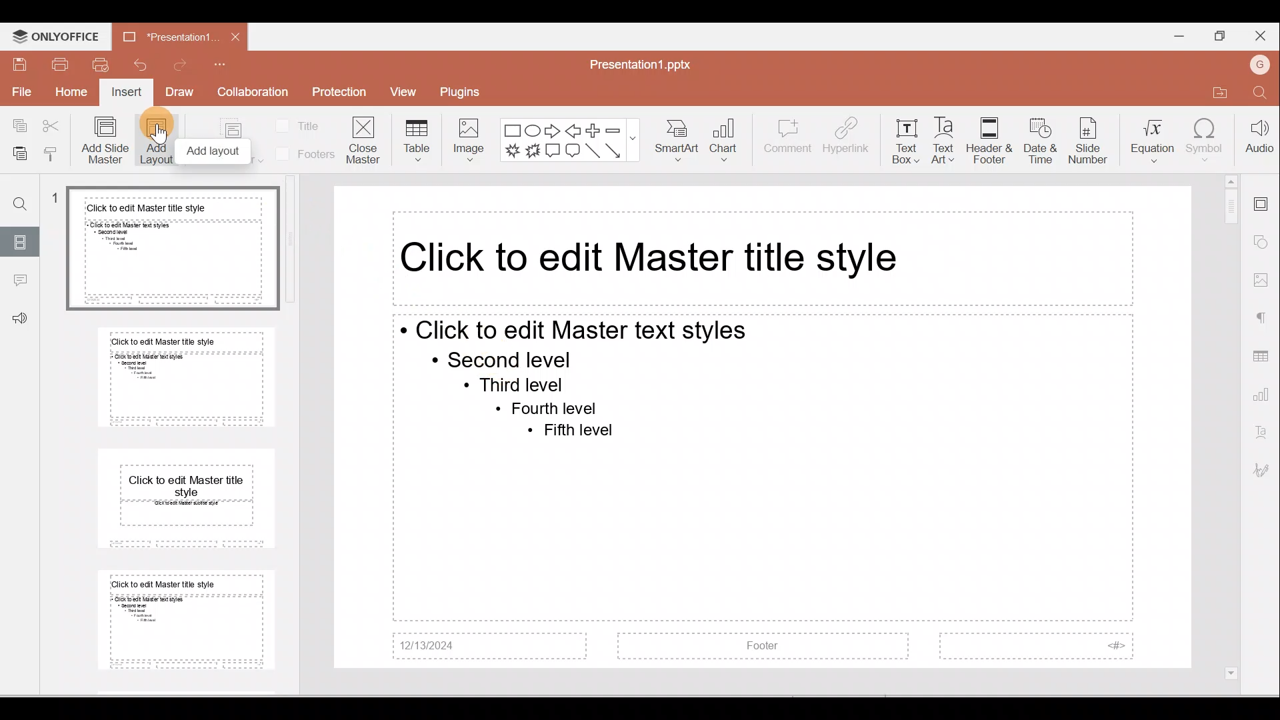  What do you see at coordinates (1263, 397) in the screenshot?
I see `Chart settings` at bounding box center [1263, 397].